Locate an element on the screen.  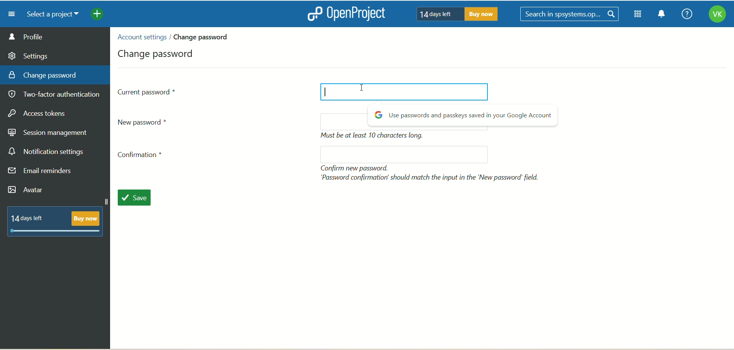
cursor is located at coordinates (325, 92).